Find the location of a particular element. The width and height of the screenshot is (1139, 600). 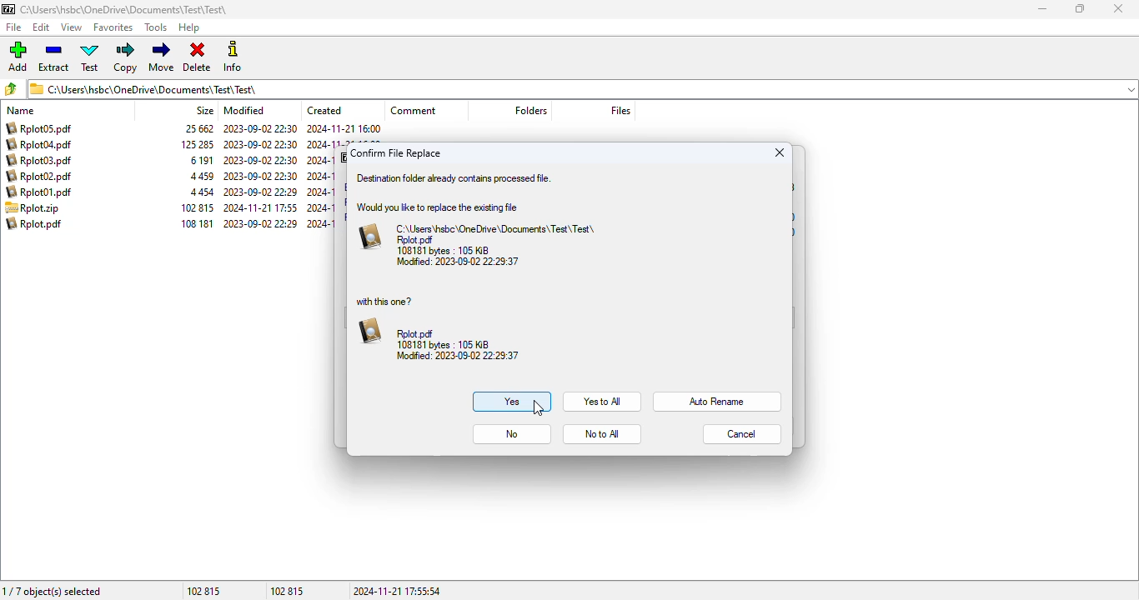

delete is located at coordinates (197, 57).